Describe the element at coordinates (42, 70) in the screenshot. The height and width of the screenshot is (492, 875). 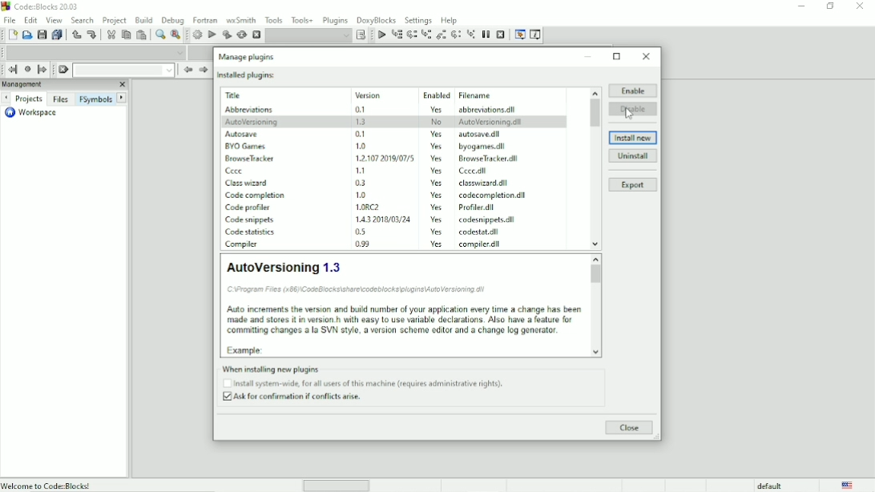
I see `Jump forward` at that location.